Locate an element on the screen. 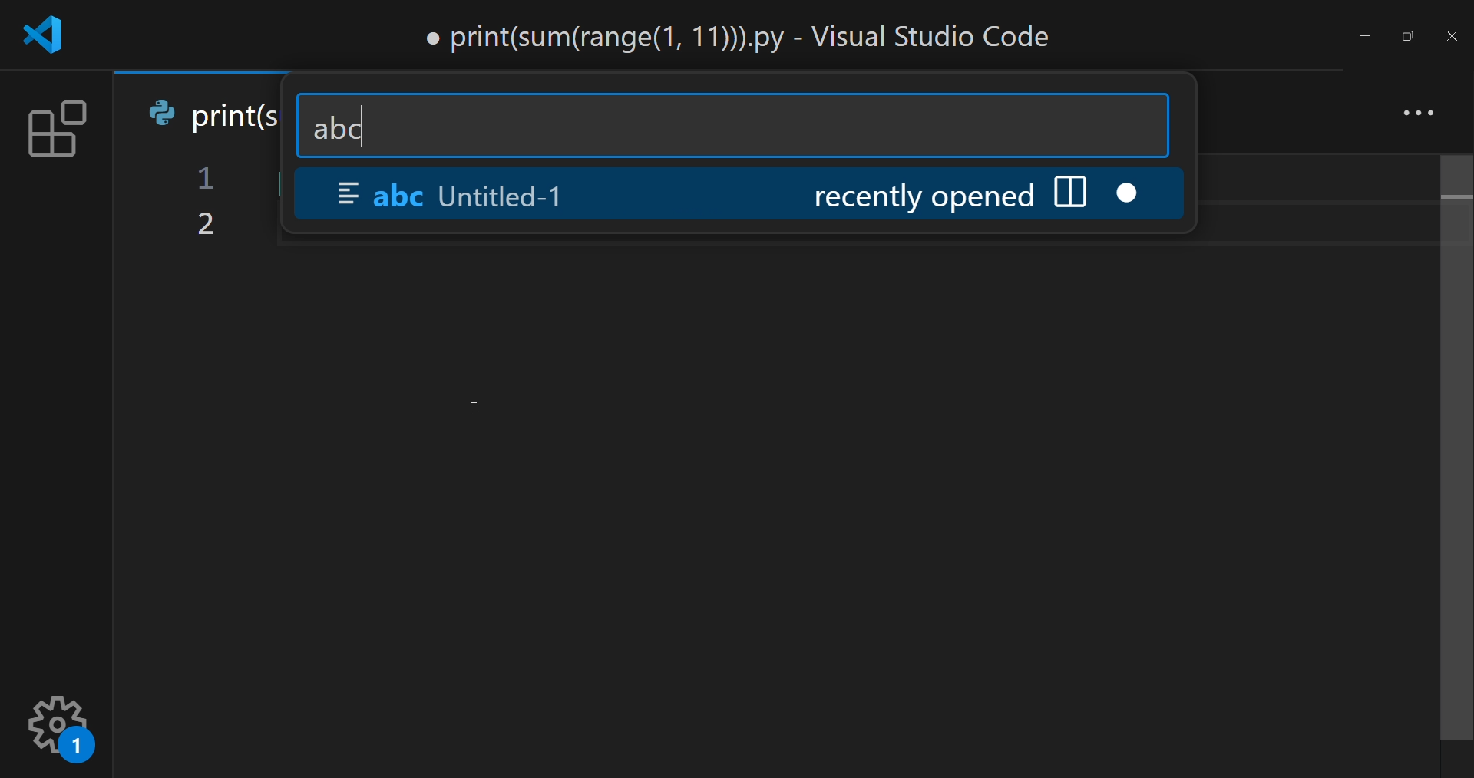  1 is located at coordinates (208, 174).